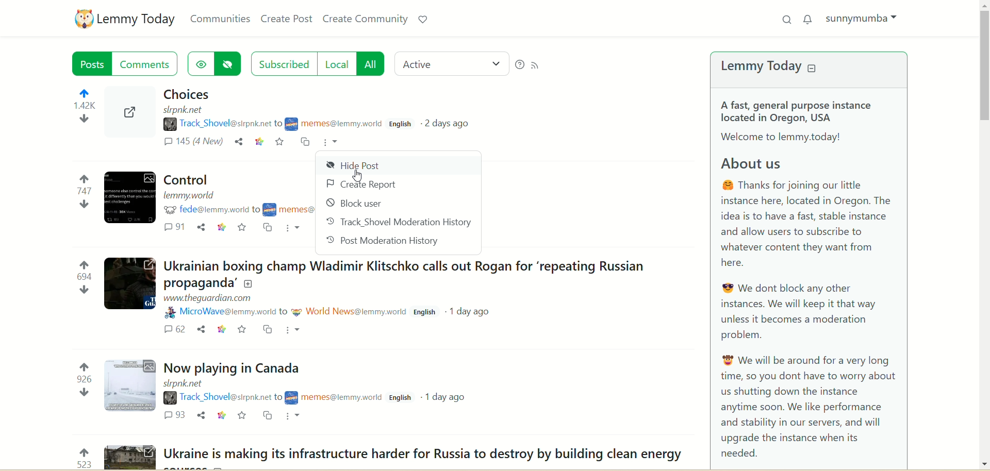  I want to click on Expand the post with image details, so click(128, 120).